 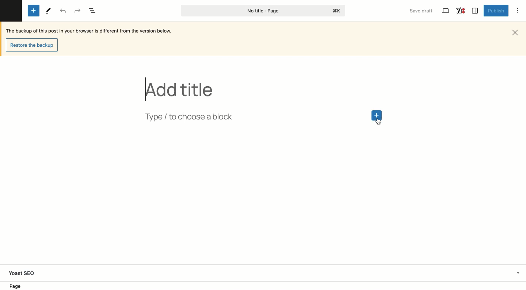 I want to click on Document overview, so click(x=94, y=11).